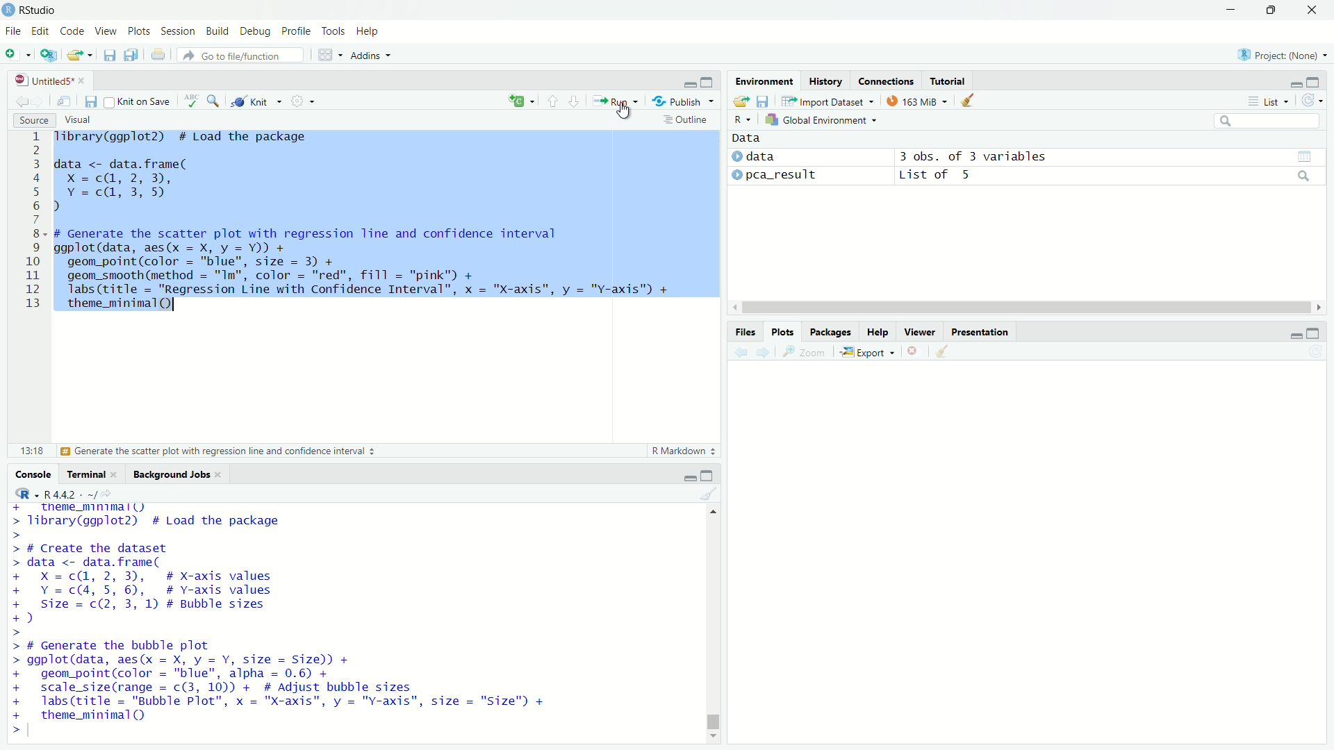 Image resolution: width=1334 pixels, height=750 pixels. Describe the element at coordinates (823, 119) in the screenshot. I see `Global Environment` at that location.